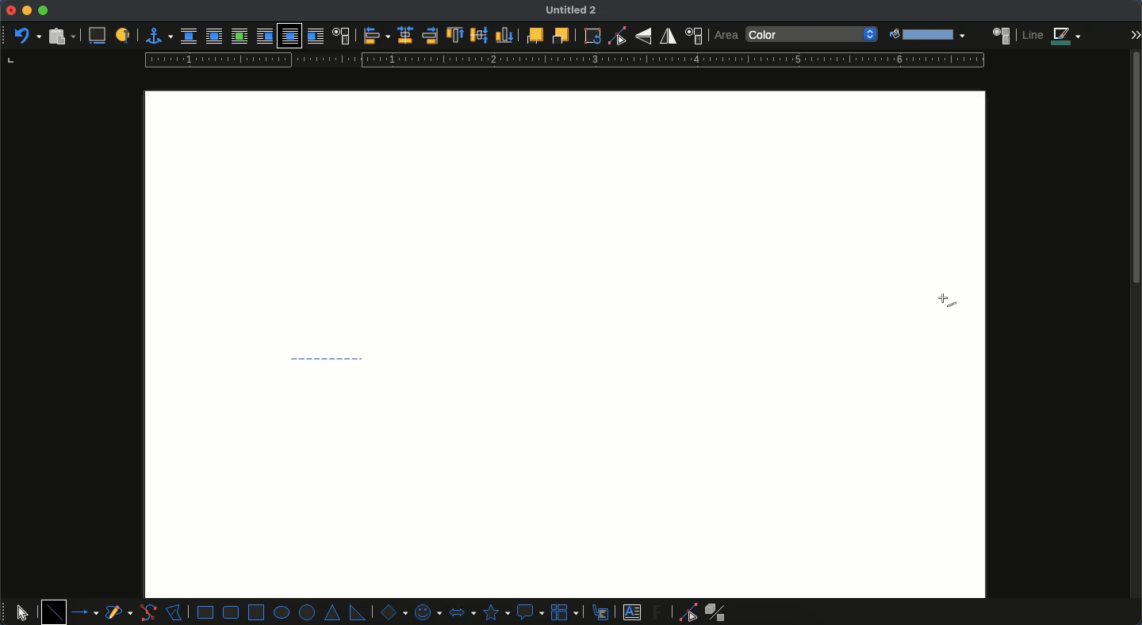 The width and height of the screenshot is (1142, 625). What do you see at coordinates (660, 612) in the screenshot?
I see `footwork text` at bounding box center [660, 612].